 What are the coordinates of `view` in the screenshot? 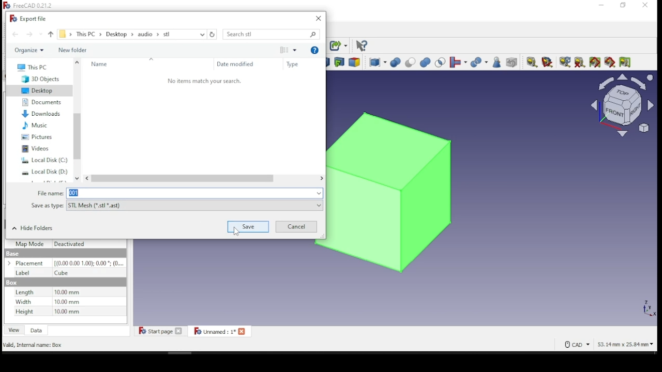 It's located at (14, 330).